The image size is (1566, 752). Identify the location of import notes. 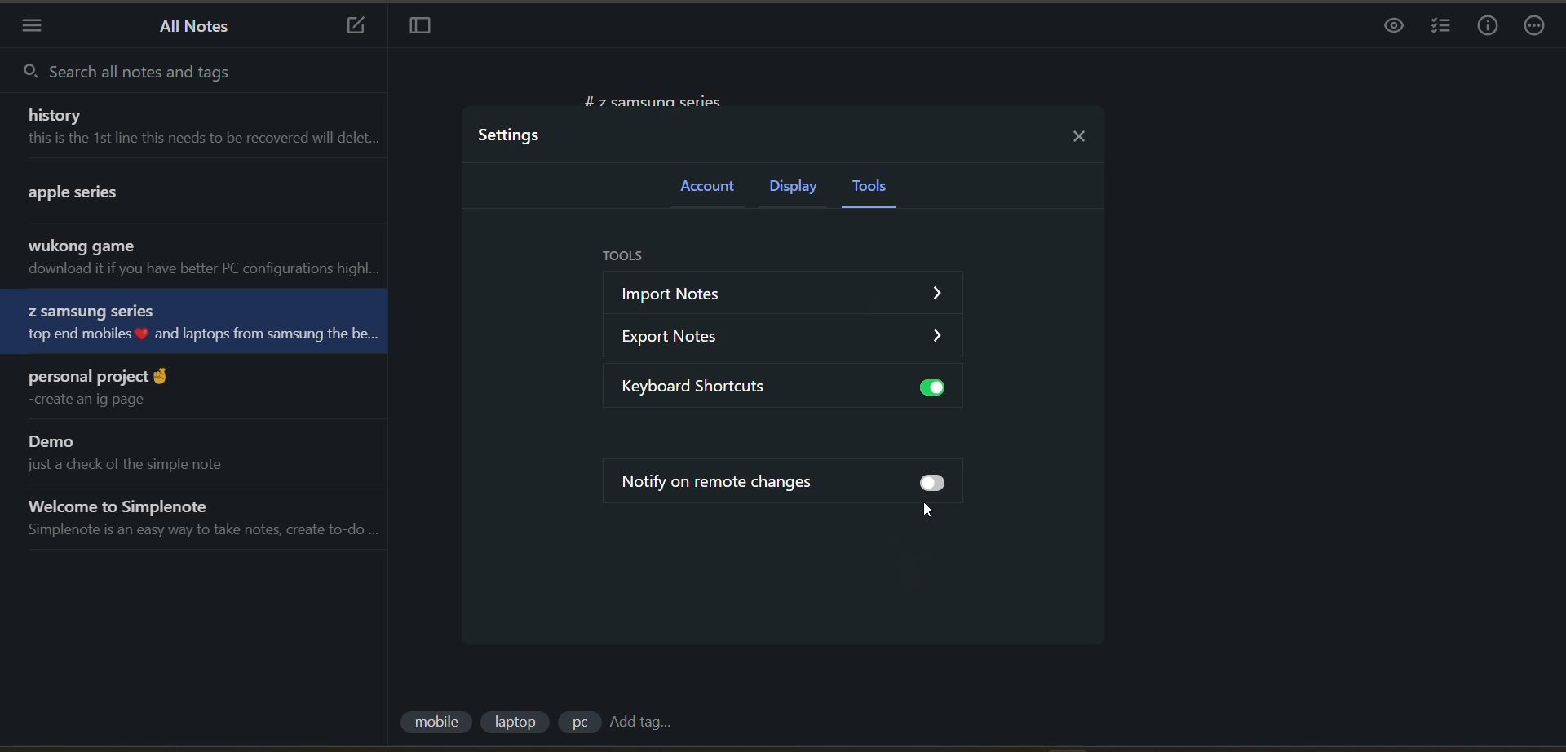
(778, 294).